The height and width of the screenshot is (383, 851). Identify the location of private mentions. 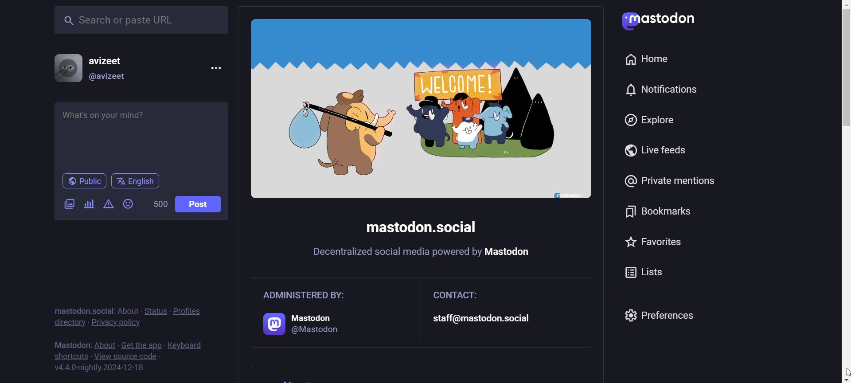
(668, 182).